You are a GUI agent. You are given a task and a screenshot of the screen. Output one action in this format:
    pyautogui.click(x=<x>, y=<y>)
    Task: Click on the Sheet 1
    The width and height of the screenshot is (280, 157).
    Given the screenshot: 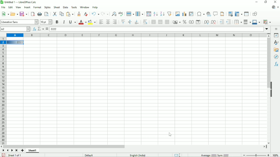 What is the action you would take?
    pyautogui.click(x=33, y=151)
    